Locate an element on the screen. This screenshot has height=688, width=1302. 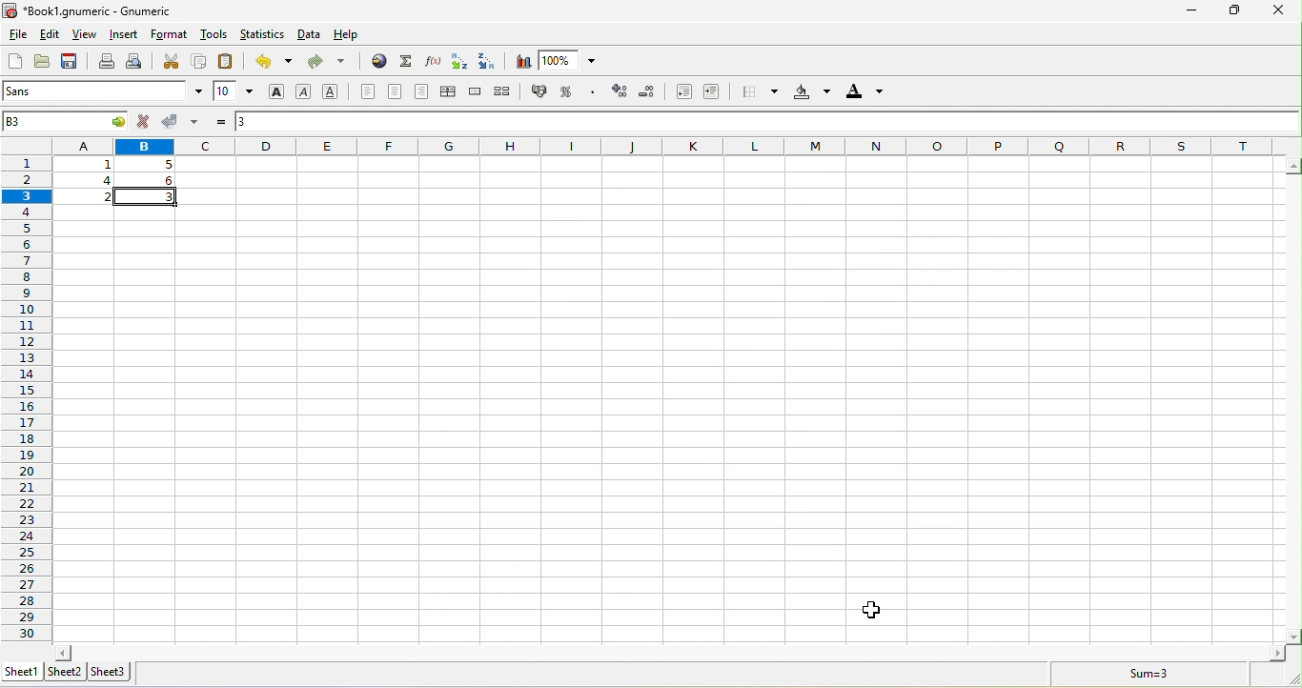
percentage is located at coordinates (570, 92).